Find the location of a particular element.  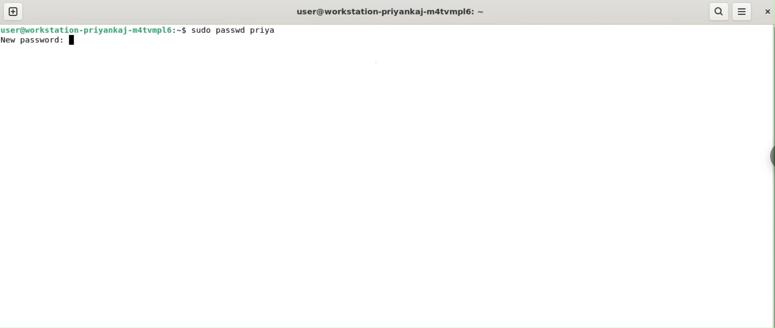

menu is located at coordinates (743, 11).